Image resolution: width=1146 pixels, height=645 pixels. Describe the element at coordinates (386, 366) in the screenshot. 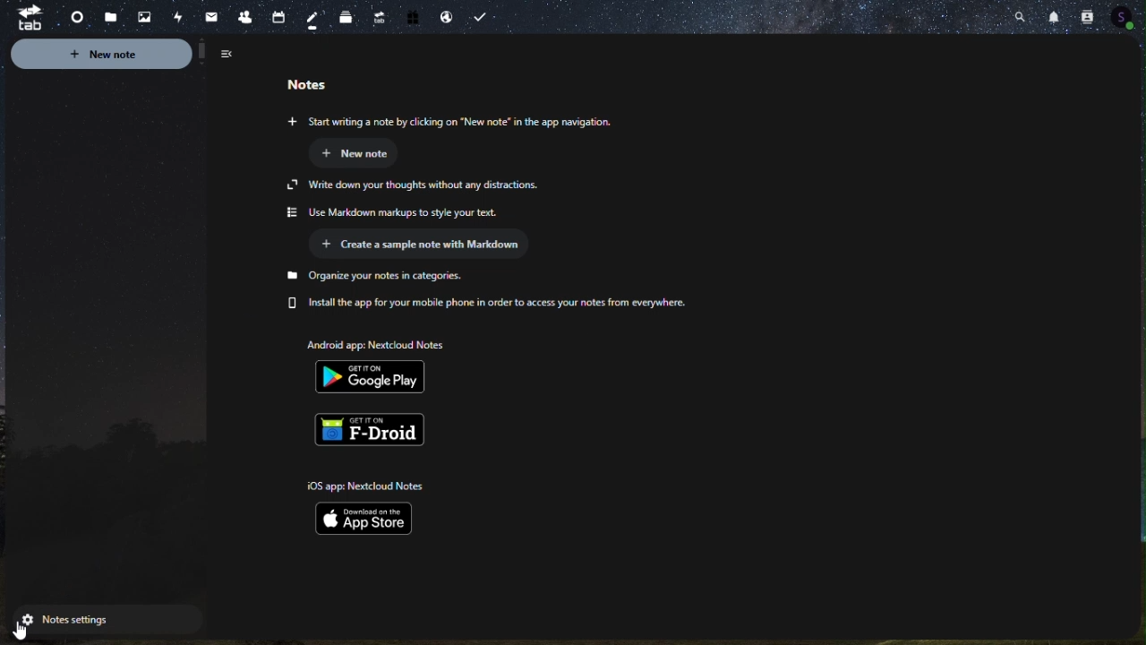

I see `Play Store` at that location.